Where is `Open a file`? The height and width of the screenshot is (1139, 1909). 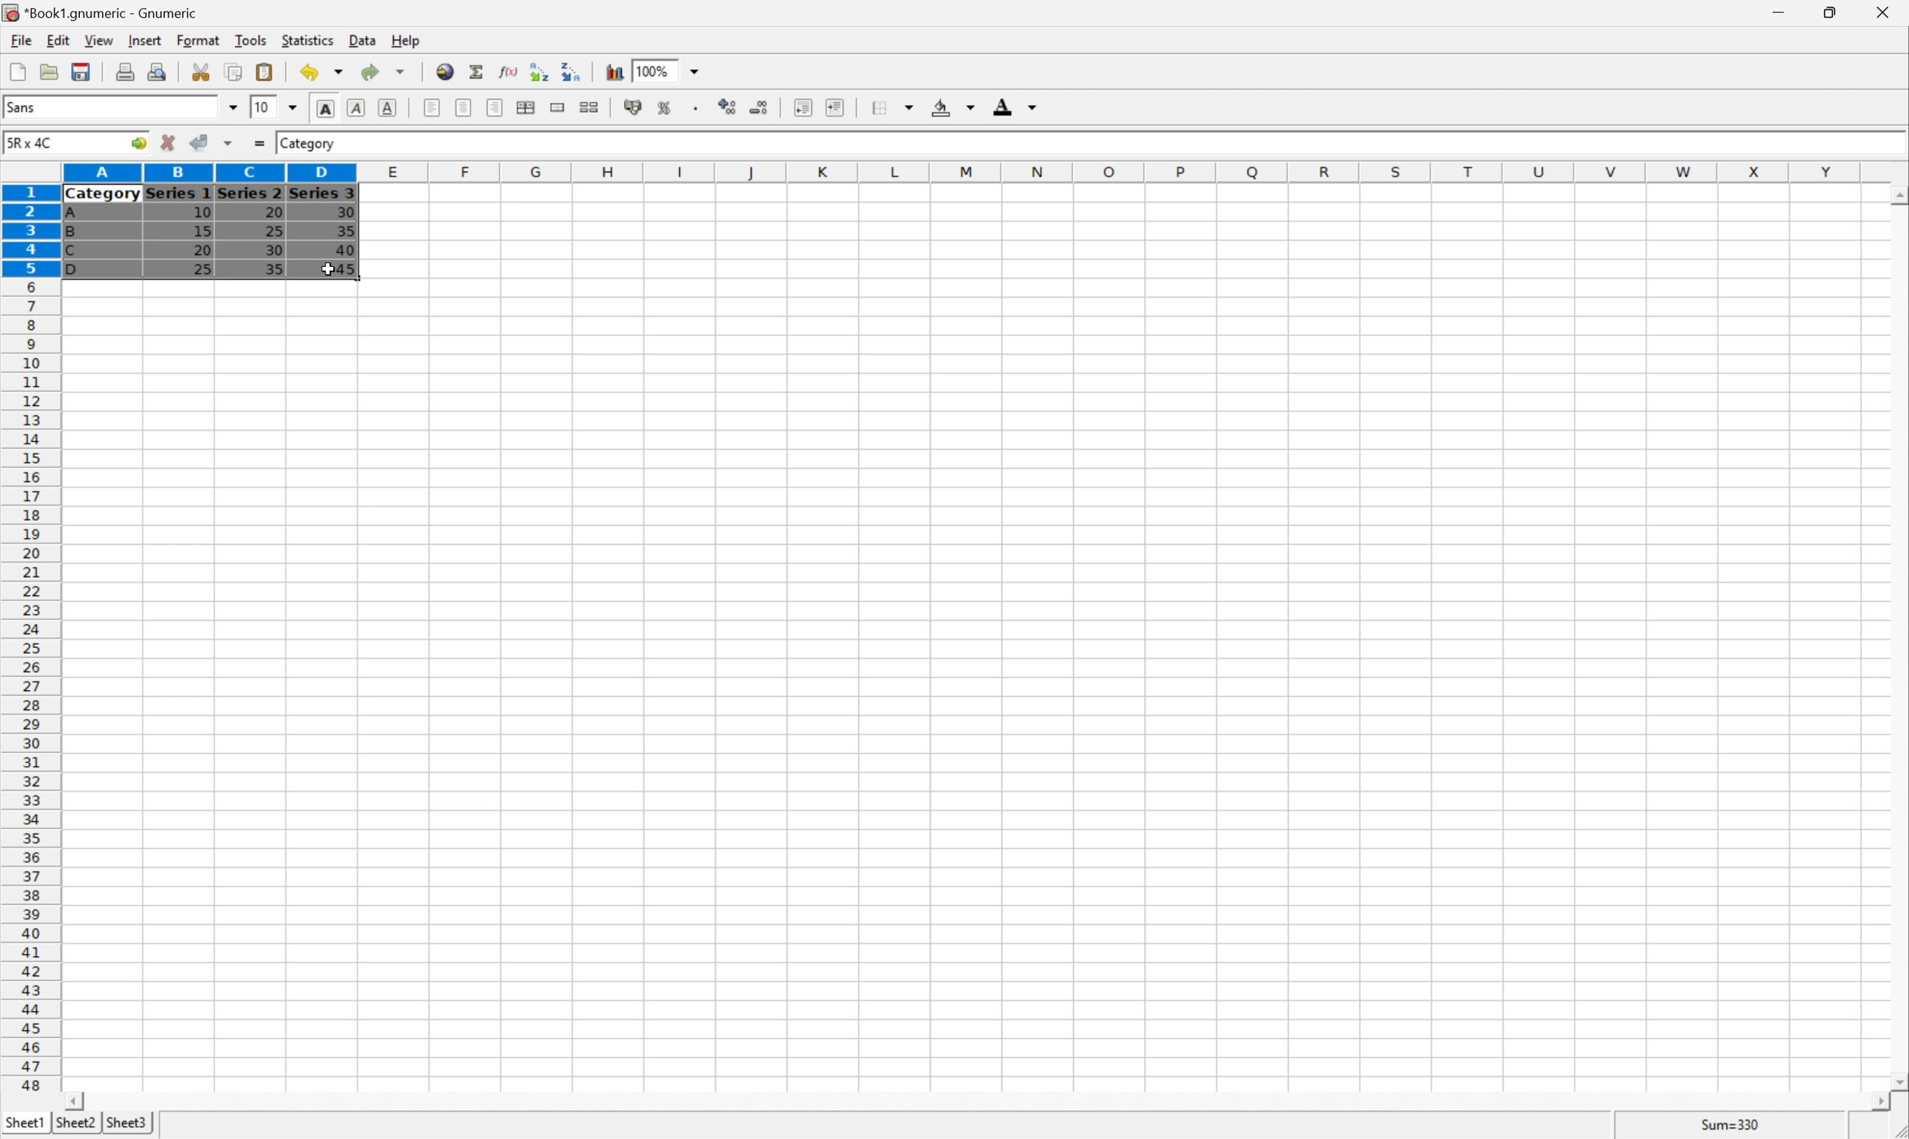 Open a file is located at coordinates (48, 71).